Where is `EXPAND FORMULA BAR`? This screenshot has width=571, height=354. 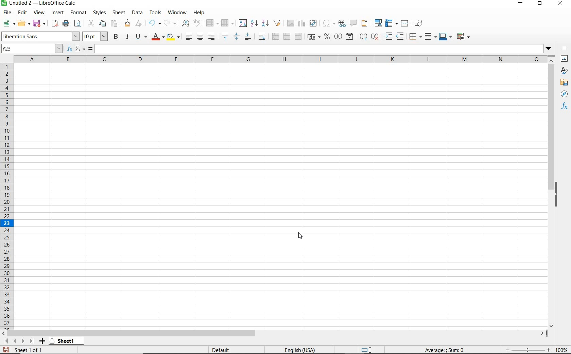
EXPAND FORMULA BAR is located at coordinates (325, 48).